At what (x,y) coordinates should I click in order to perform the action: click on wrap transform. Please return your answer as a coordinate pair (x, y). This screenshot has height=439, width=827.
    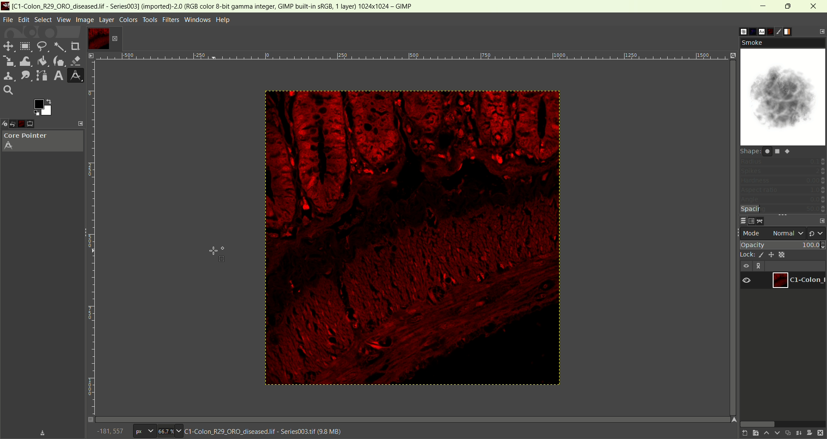
    Looking at the image, I should click on (24, 61).